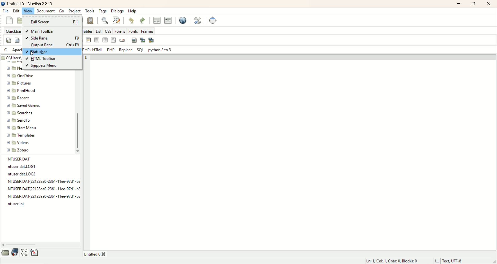 This screenshot has width=497, height=264. I want to click on open, so click(5, 253).